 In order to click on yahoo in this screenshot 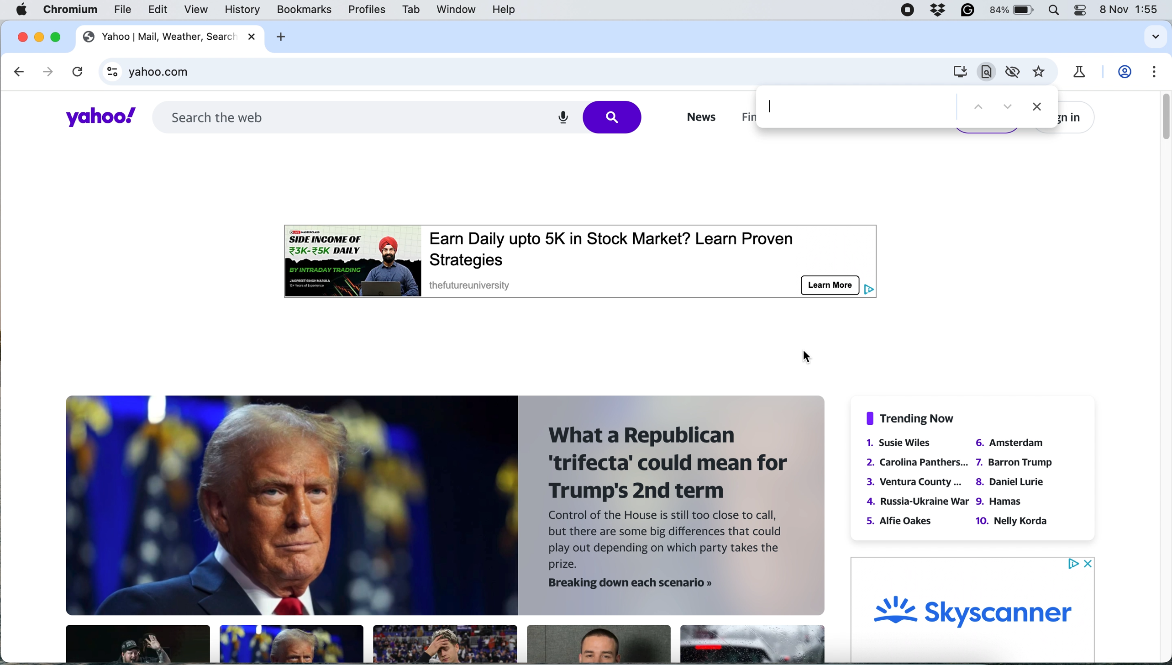, I will do `click(159, 36)`.